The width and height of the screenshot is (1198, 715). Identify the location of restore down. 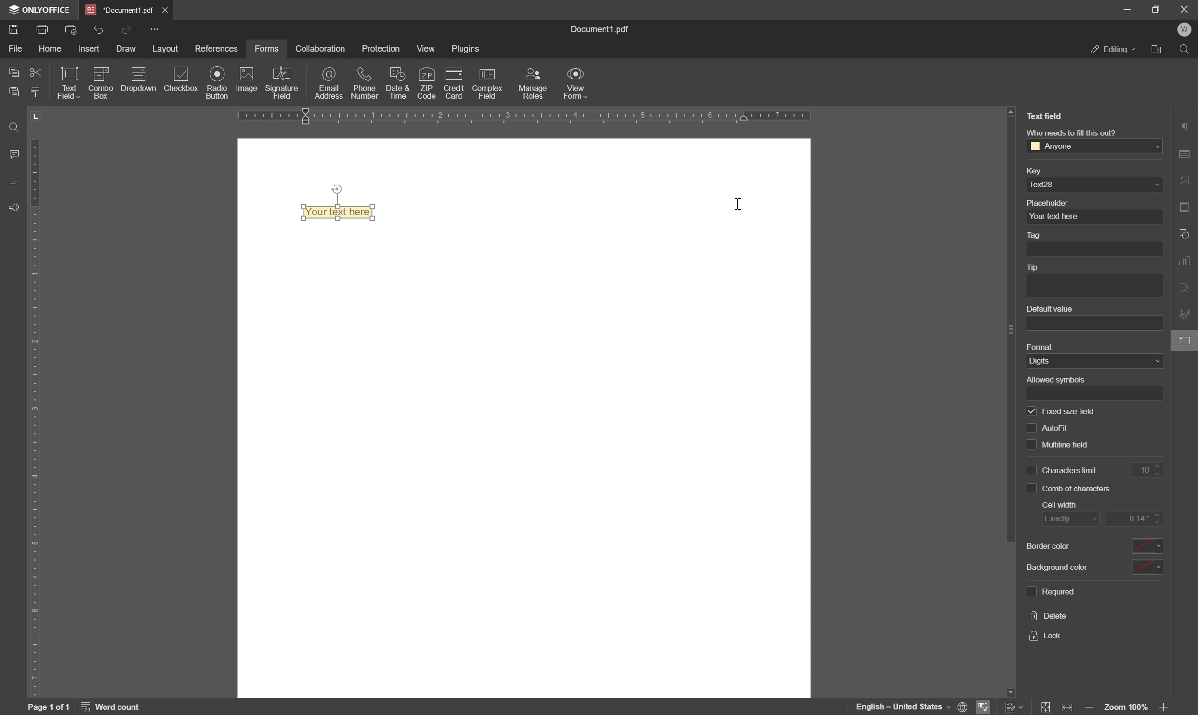
(1156, 9).